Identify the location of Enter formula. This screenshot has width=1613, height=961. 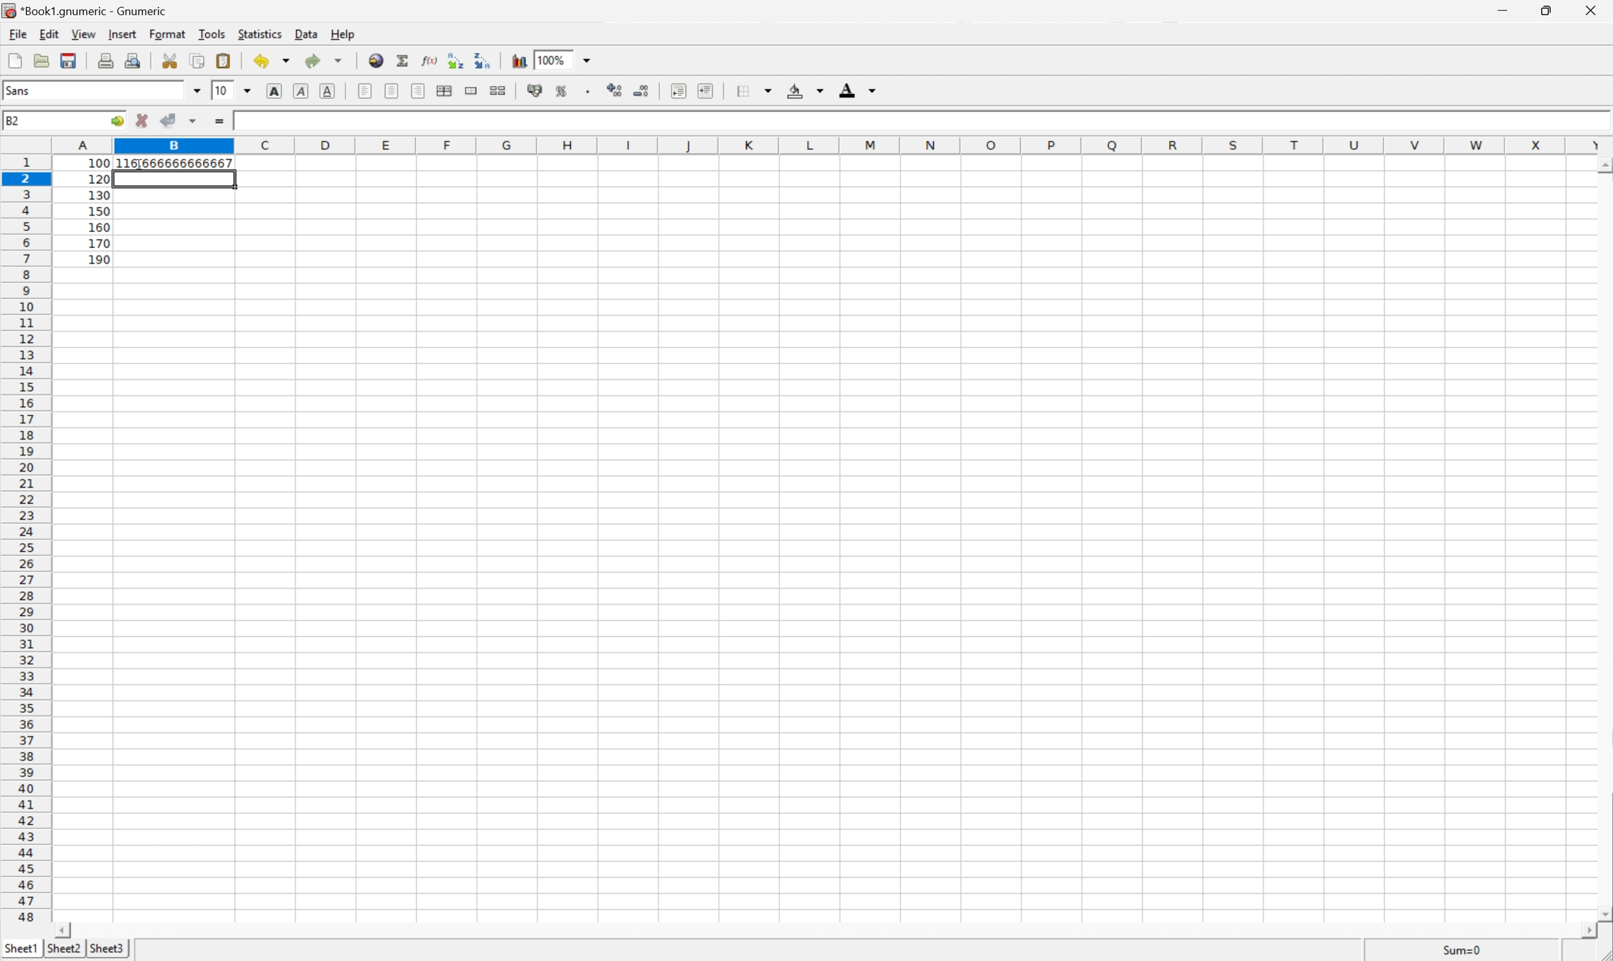
(221, 119).